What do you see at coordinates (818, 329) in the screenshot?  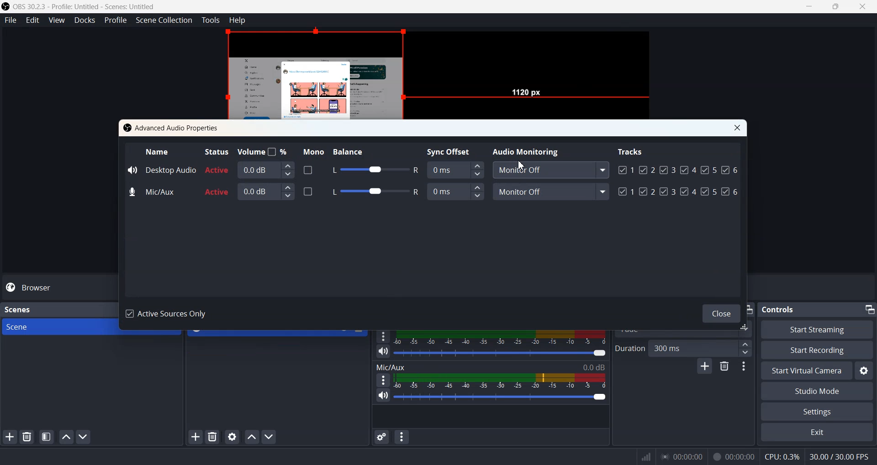 I see `Start Streaming` at bounding box center [818, 329].